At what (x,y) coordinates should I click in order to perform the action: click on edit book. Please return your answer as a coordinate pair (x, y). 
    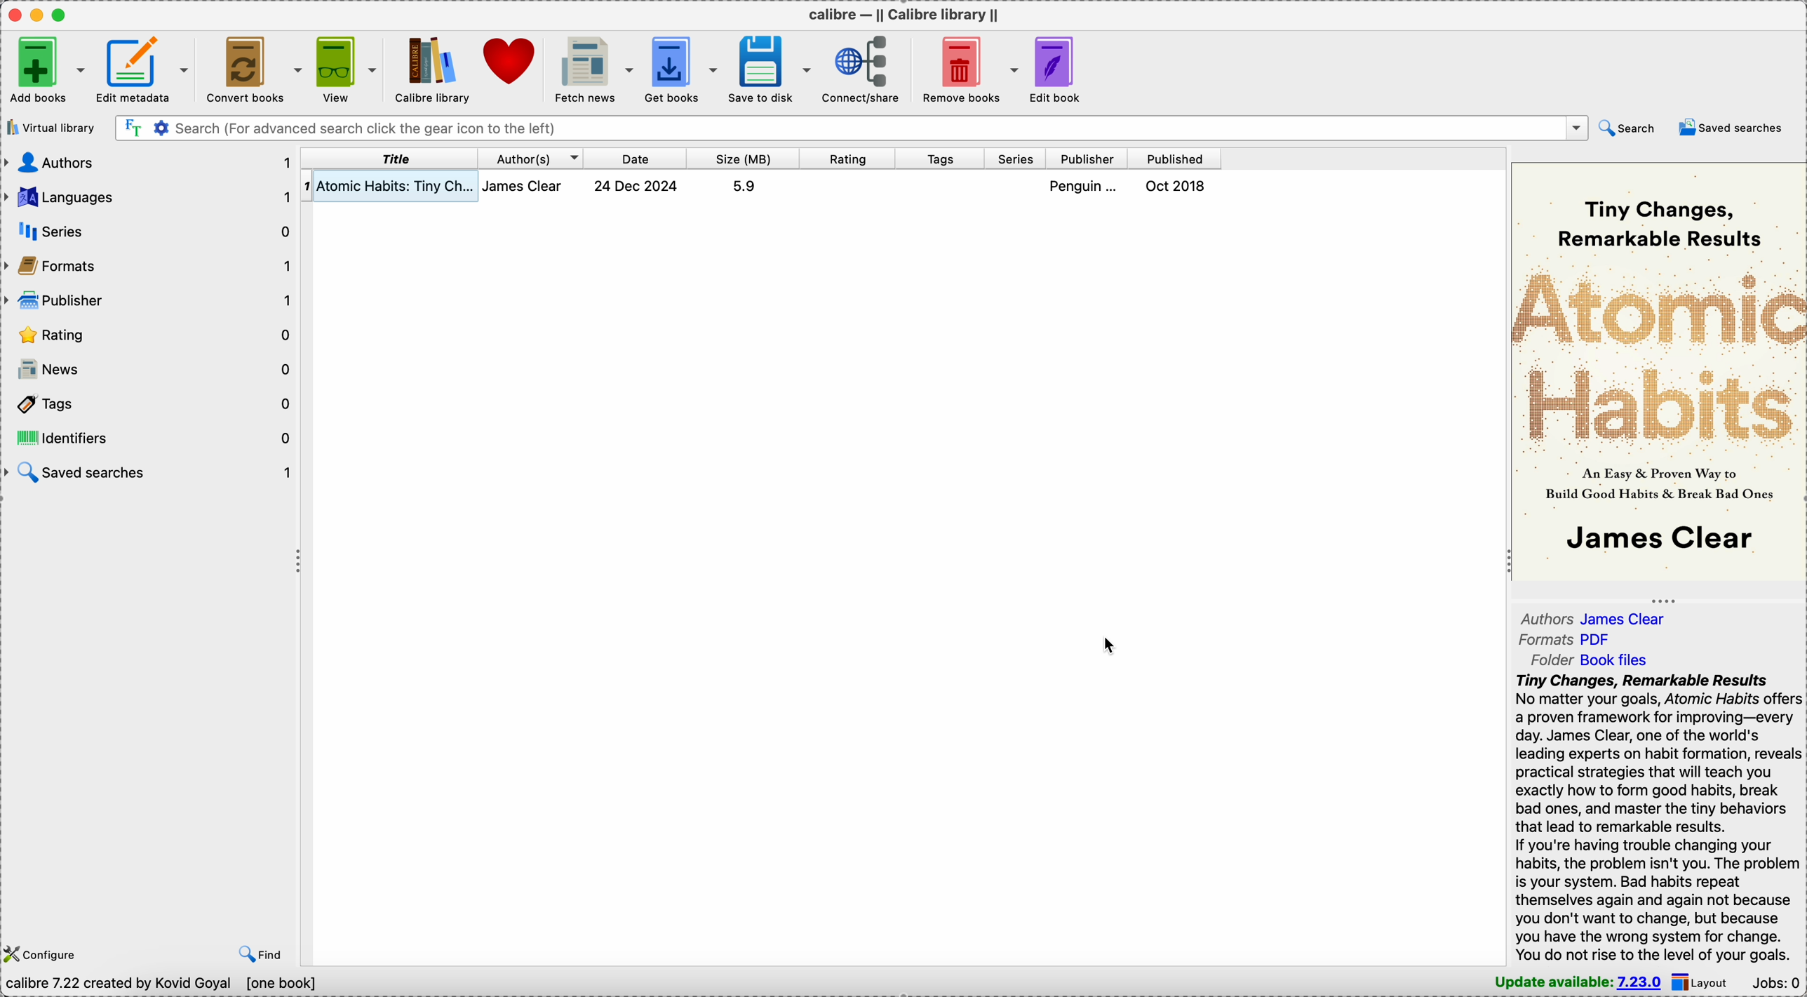
    Looking at the image, I should click on (1064, 69).